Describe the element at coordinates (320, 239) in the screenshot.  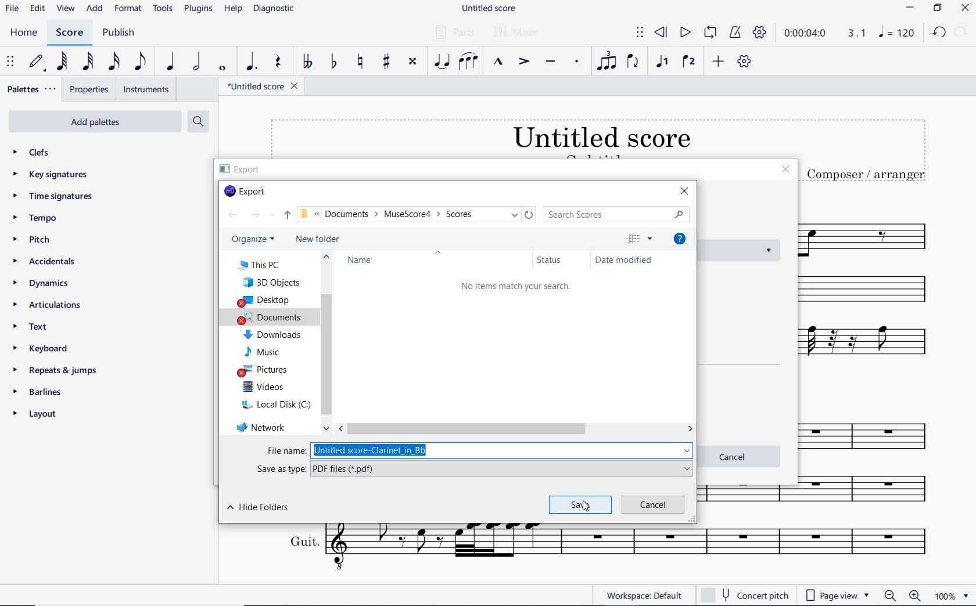
I see `NEW FOLDER` at that location.